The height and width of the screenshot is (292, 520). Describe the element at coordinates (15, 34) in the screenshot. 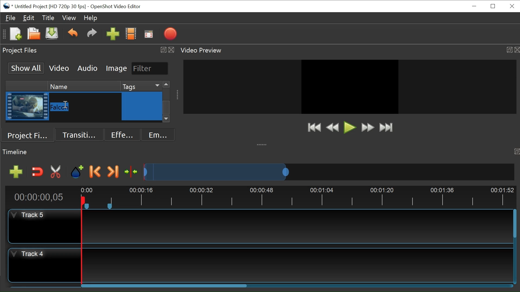

I see `New Project` at that location.